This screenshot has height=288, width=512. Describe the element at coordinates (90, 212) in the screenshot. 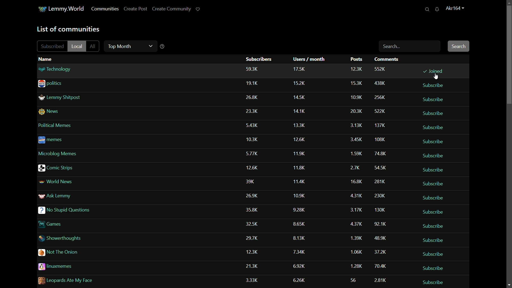

I see `` at that location.